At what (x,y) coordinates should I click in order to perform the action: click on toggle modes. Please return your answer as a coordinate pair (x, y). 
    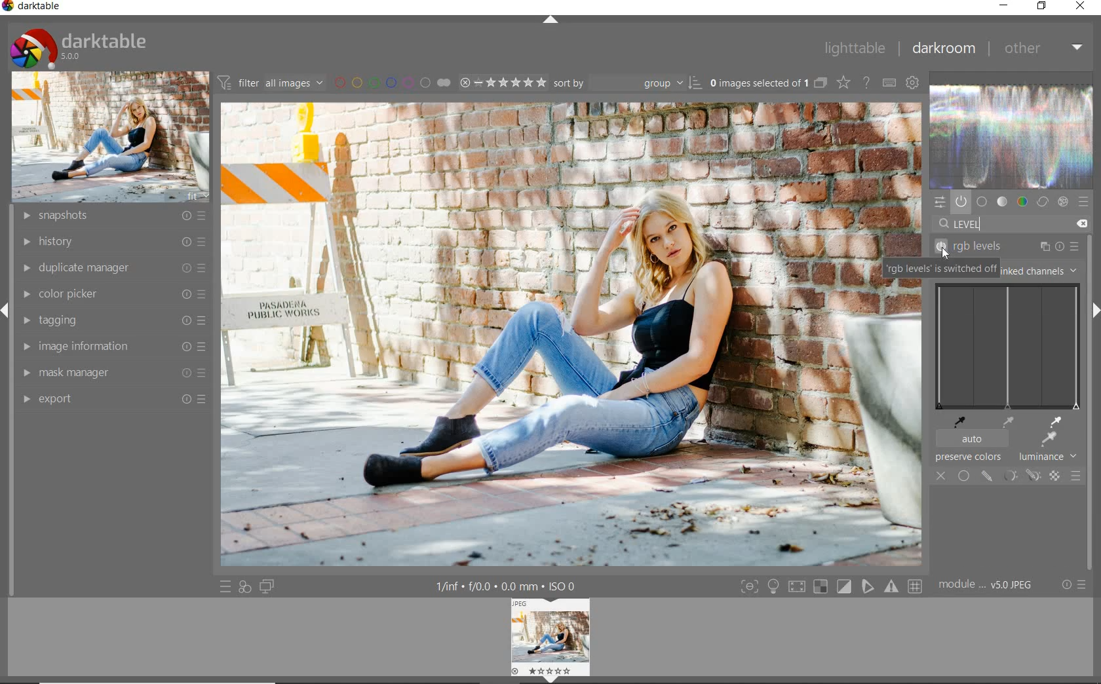
    Looking at the image, I should click on (828, 587).